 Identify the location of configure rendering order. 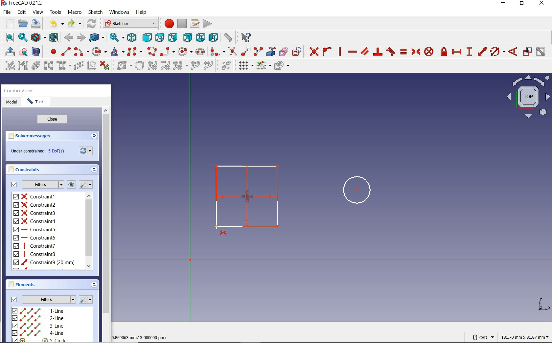
(282, 67).